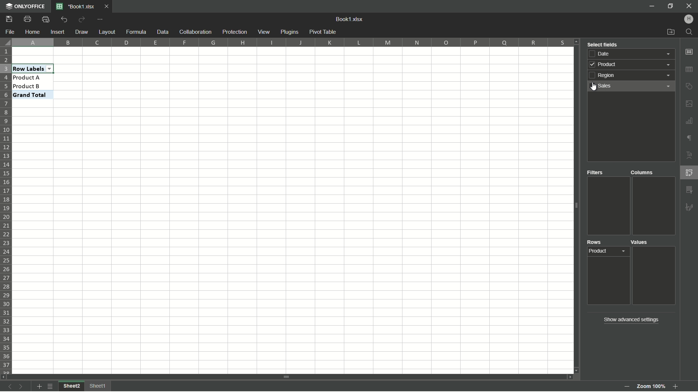 The width and height of the screenshot is (698, 392). What do you see at coordinates (689, 121) in the screenshot?
I see `insert chart` at bounding box center [689, 121].